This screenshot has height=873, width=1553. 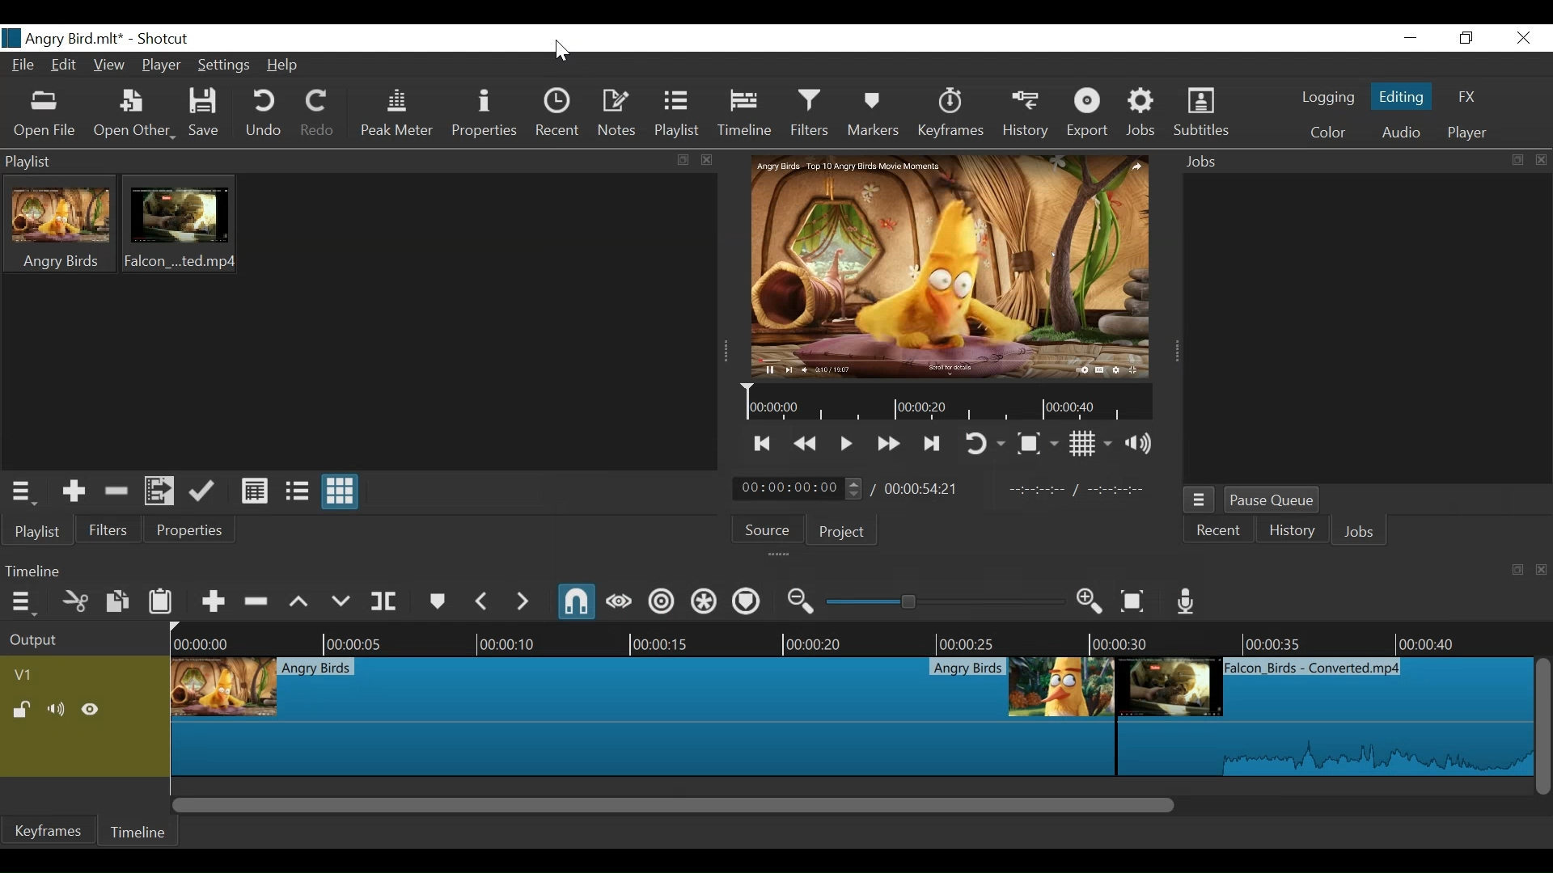 I want to click on Zoom Slider, so click(x=946, y=602).